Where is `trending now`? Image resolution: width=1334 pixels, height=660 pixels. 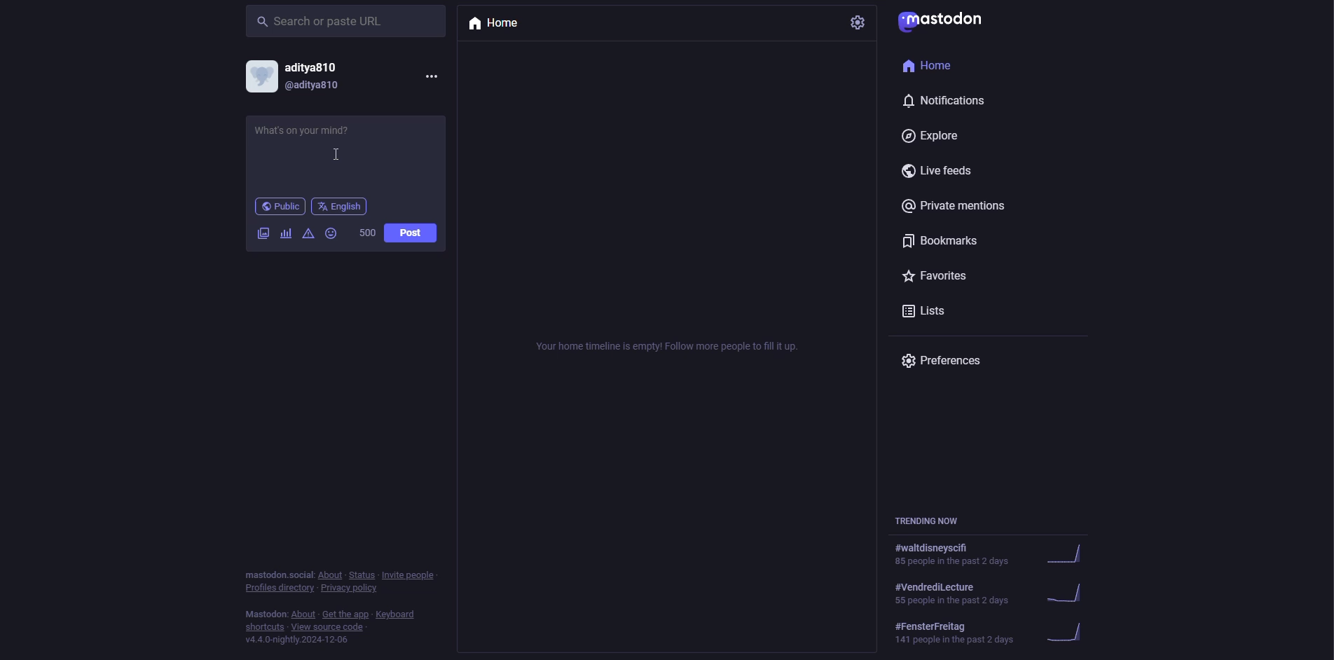 trending now is located at coordinates (995, 591).